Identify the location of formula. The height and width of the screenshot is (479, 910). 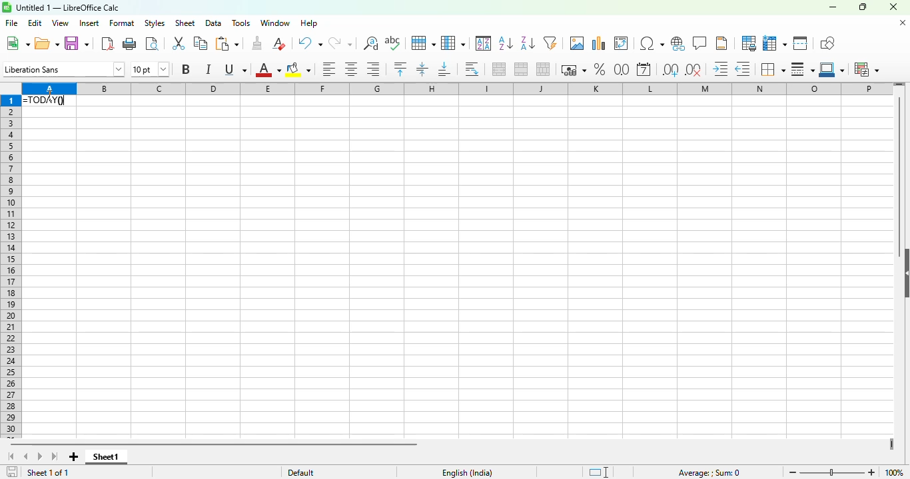
(709, 473).